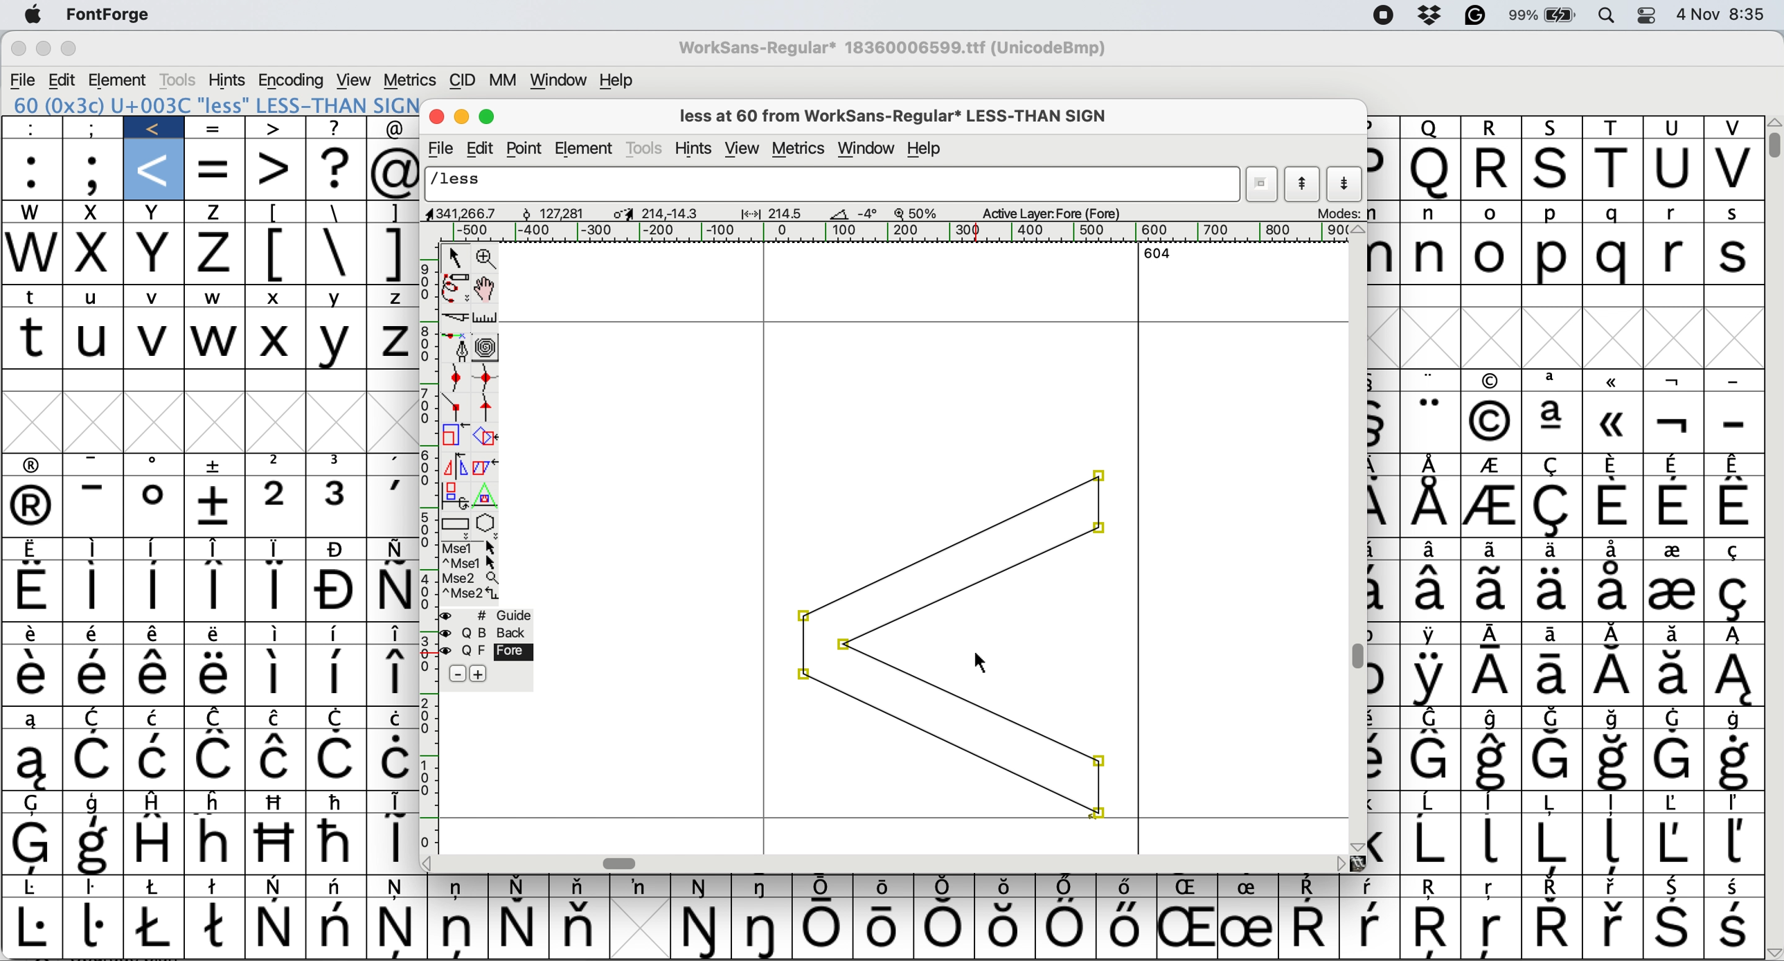 The image size is (1784, 961). What do you see at coordinates (279, 800) in the screenshot?
I see `Symbol` at bounding box center [279, 800].